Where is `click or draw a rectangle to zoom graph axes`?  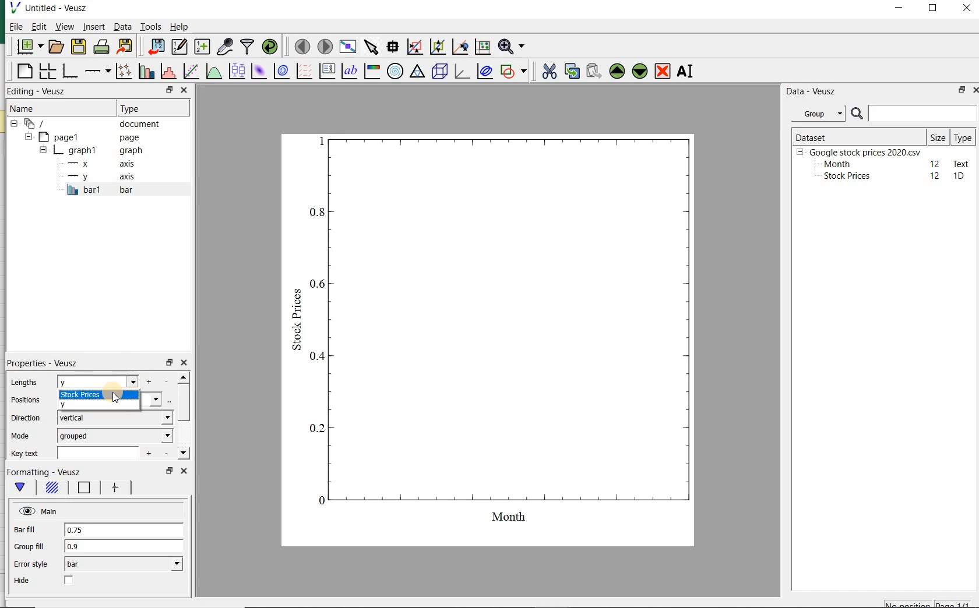 click or draw a rectangle to zoom graph axes is located at coordinates (414, 47).